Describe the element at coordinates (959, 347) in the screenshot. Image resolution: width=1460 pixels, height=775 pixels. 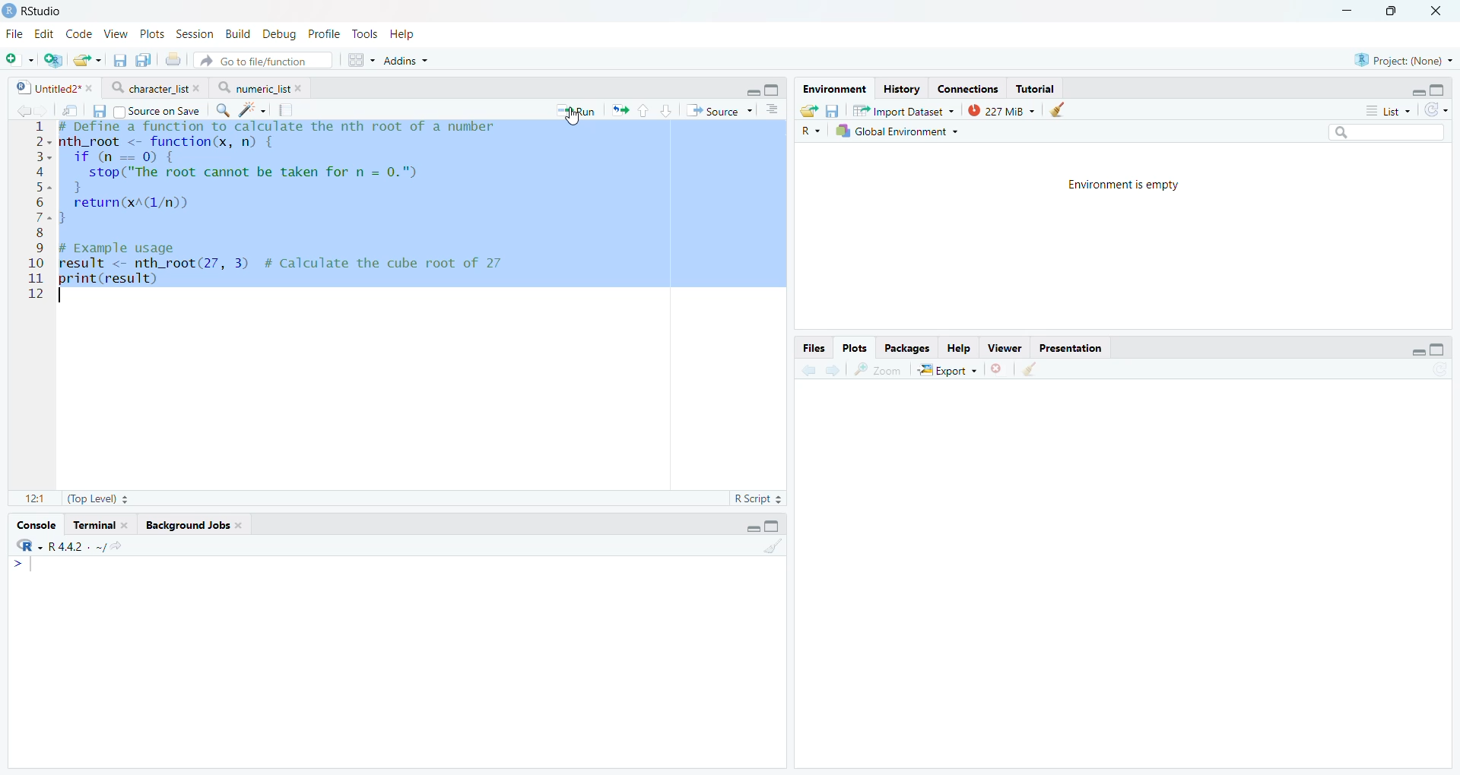
I see `` at that location.